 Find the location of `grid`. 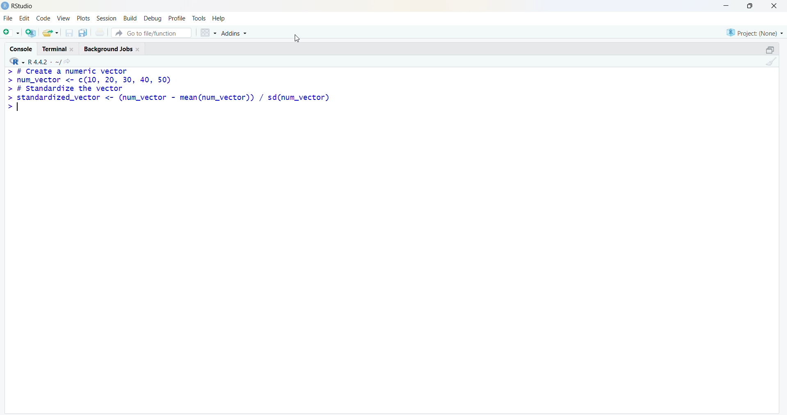

grid is located at coordinates (208, 33).